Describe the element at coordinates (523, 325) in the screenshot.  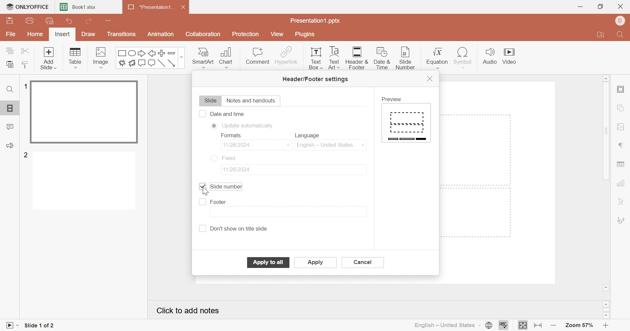
I see `Fit to slide` at that location.